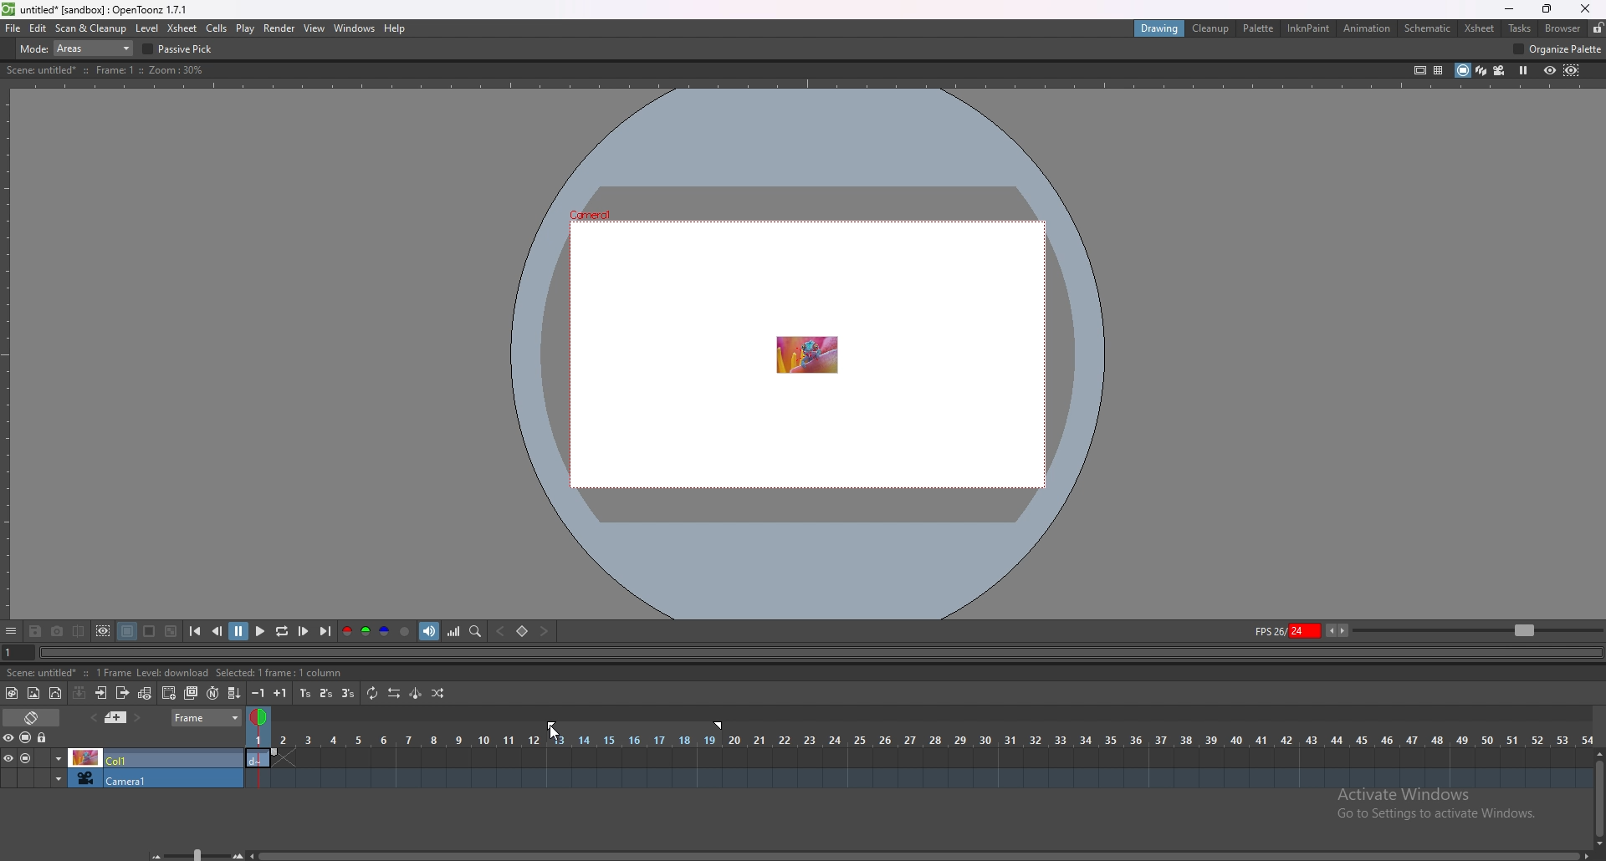  I want to click on timeline, so click(919, 757).